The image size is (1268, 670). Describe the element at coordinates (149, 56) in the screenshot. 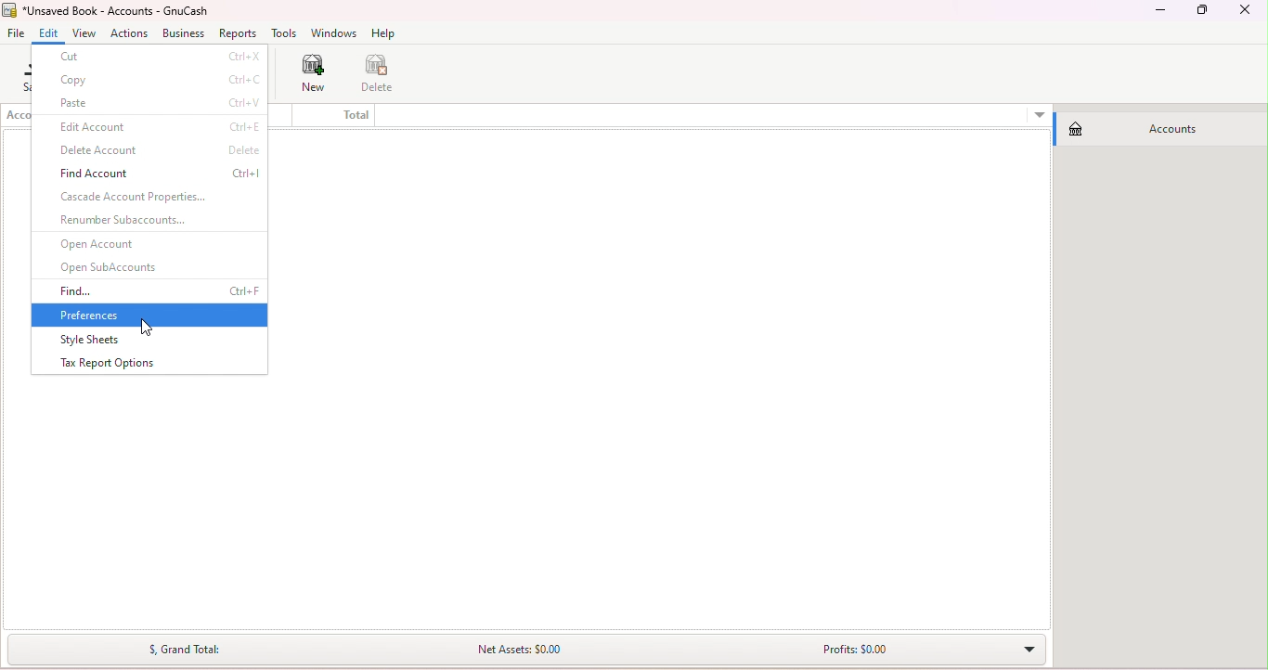

I see `Cut` at that location.